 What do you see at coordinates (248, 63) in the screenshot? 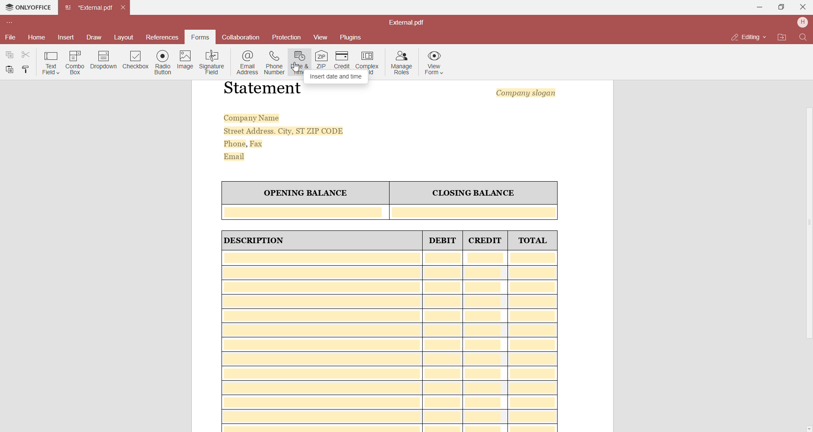
I see `Email Address` at bounding box center [248, 63].